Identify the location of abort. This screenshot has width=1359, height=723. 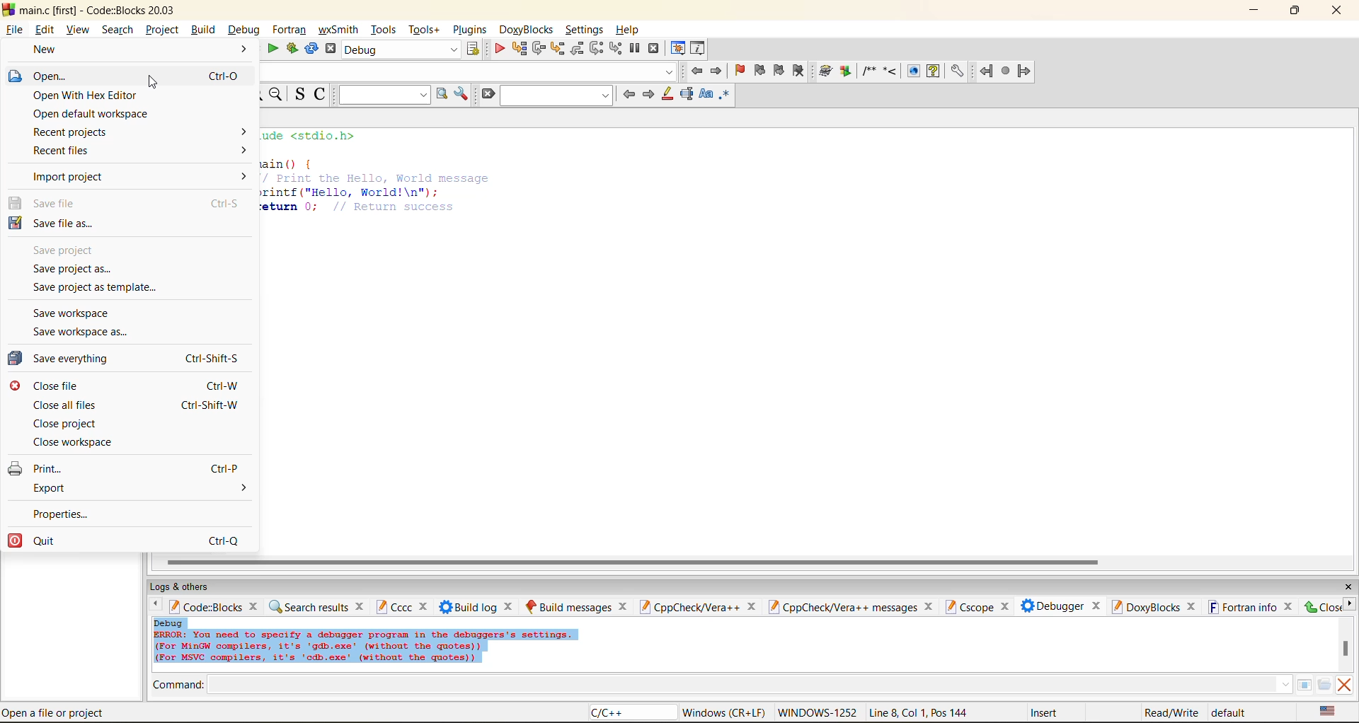
(331, 49).